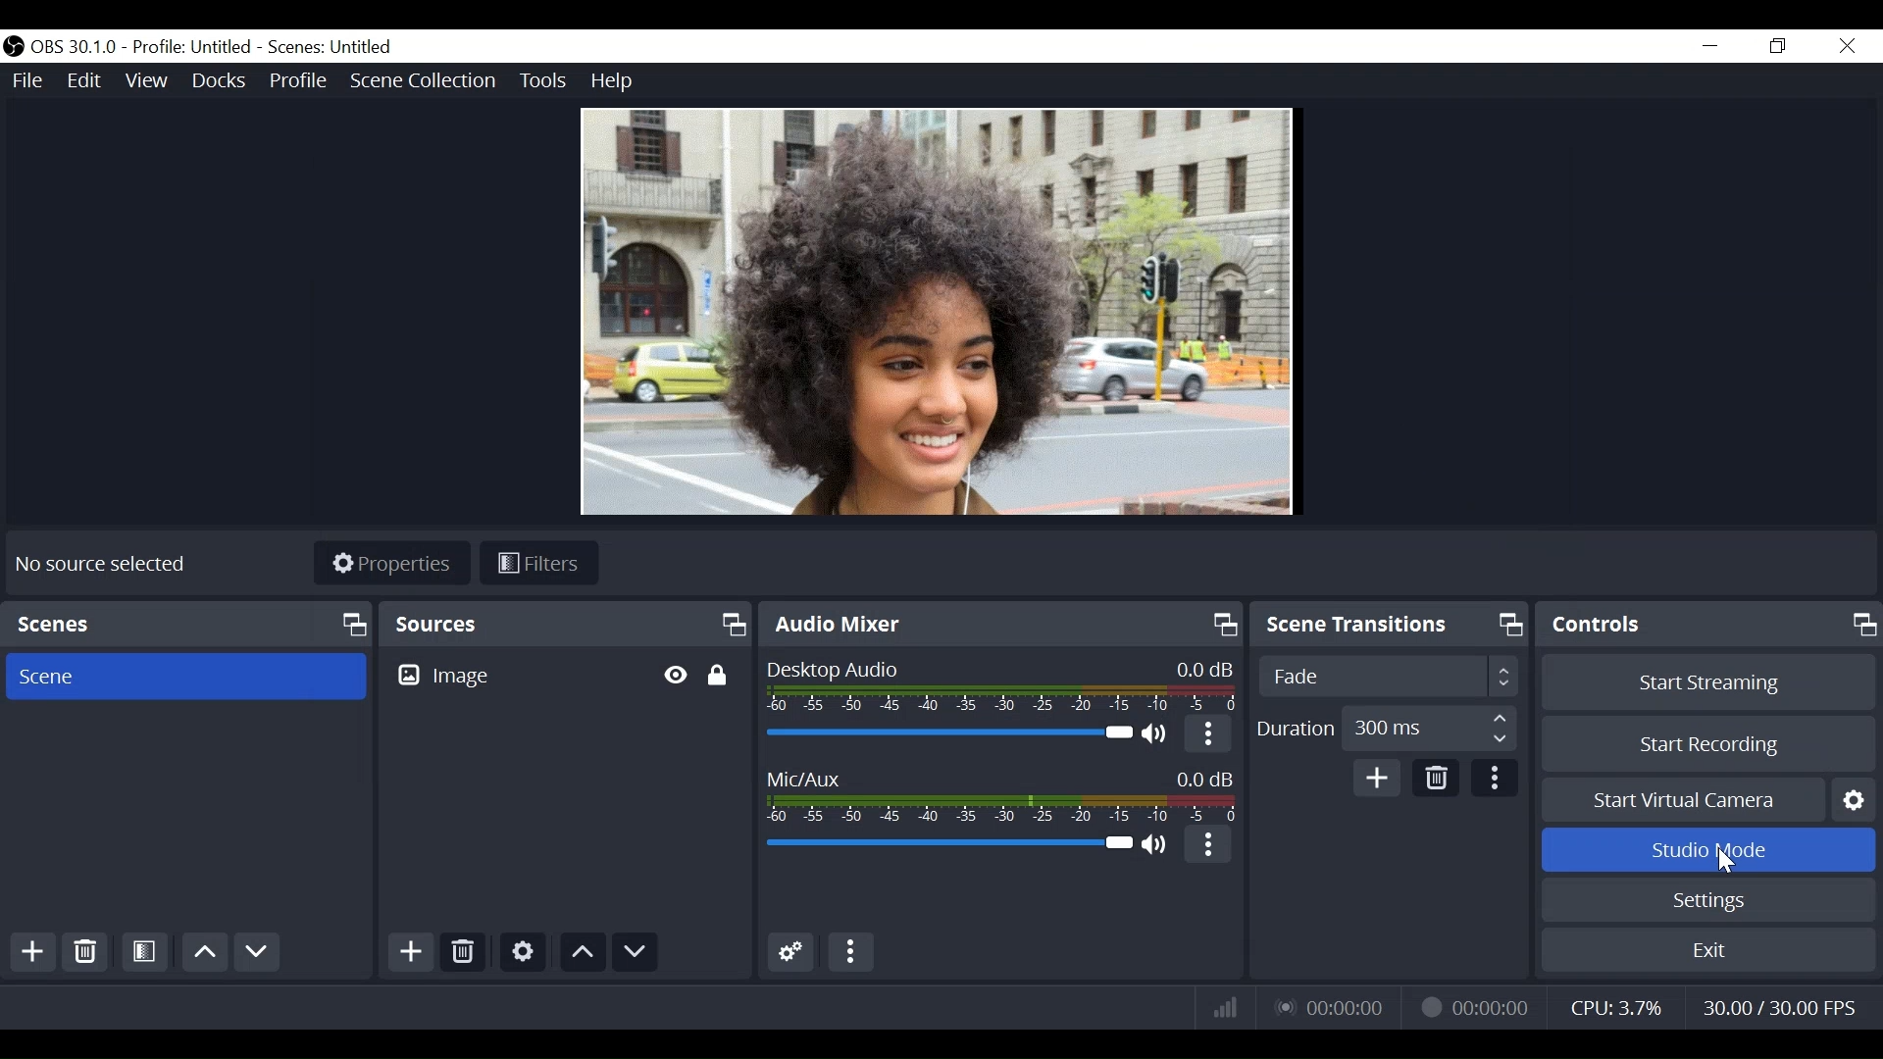 This screenshot has width=1883, height=1059. Describe the element at coordinates (1847, 47) in the screenshot. I see `Close` at that location.